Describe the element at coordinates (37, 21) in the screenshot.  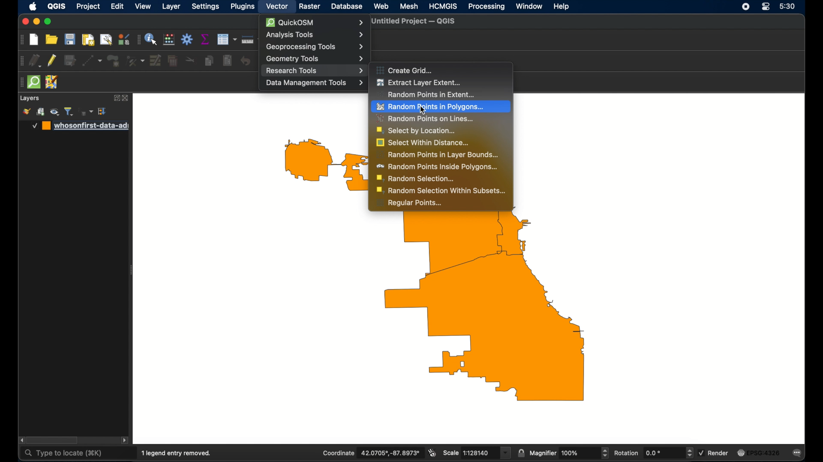
I see `minimize` at that location.